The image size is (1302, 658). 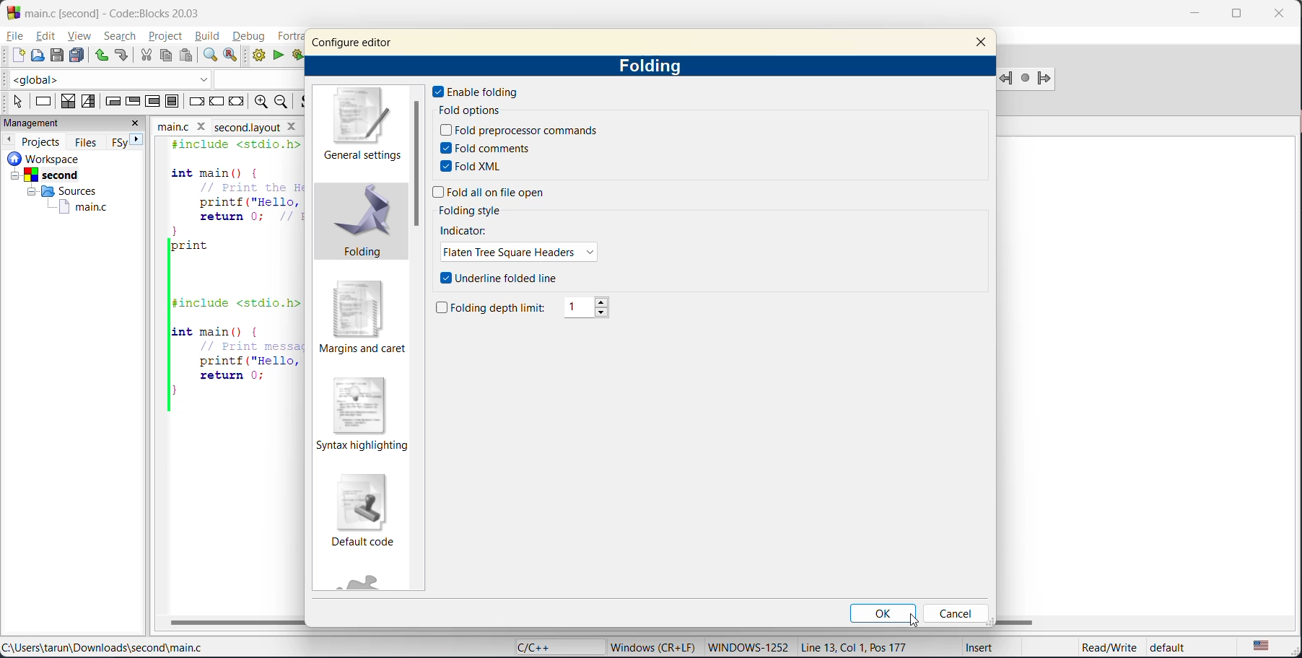 What do you see at coordinates (265, 125) in the screenshot?
I see `Second layout` at bounding box center [265, 125].